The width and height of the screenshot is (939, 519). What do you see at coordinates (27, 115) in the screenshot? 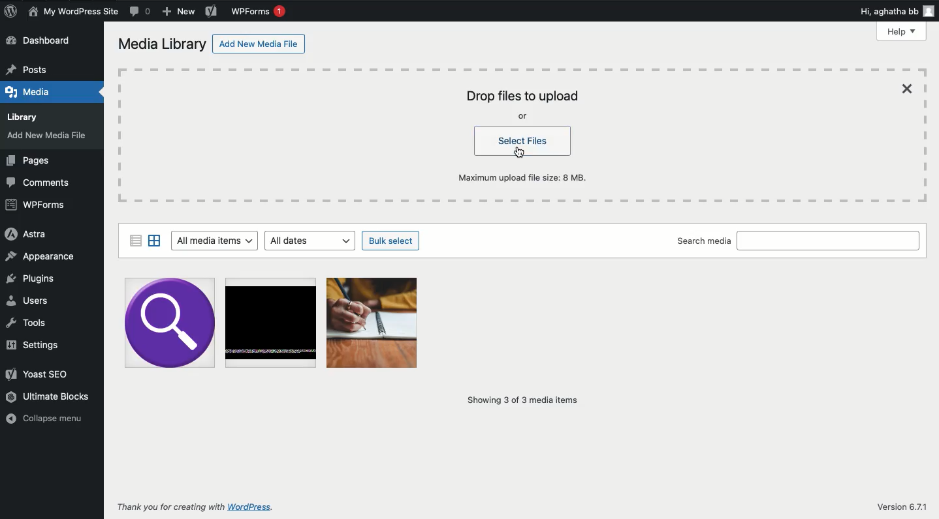
I see `Library` at bounding box center [27, 115].